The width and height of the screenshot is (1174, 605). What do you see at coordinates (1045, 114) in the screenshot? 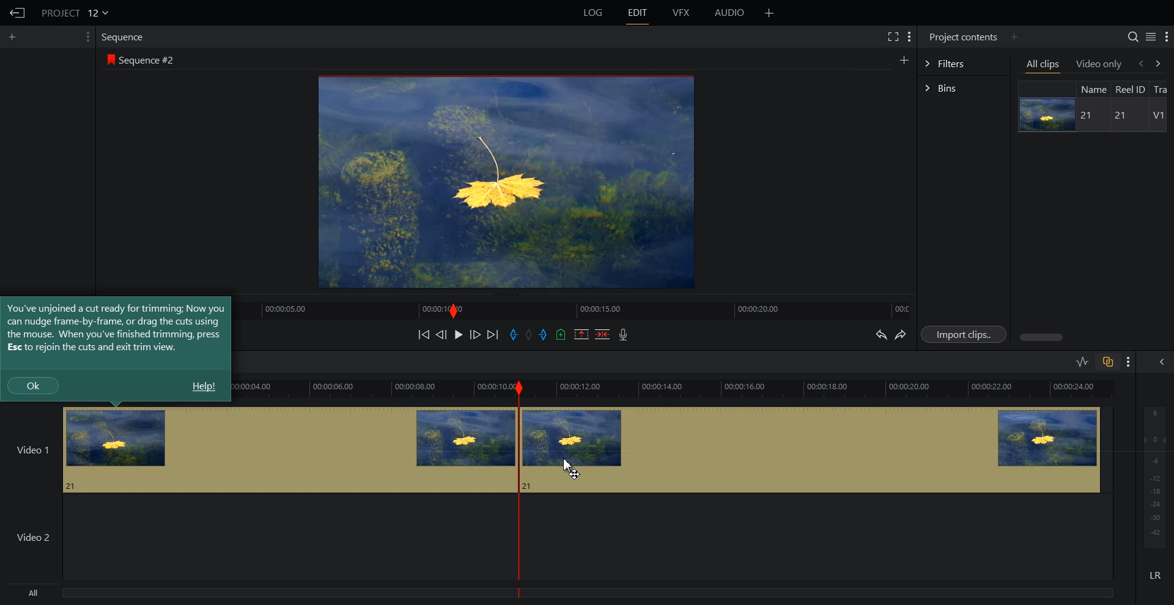
I see `Image` at bounding box center [1045, 114].